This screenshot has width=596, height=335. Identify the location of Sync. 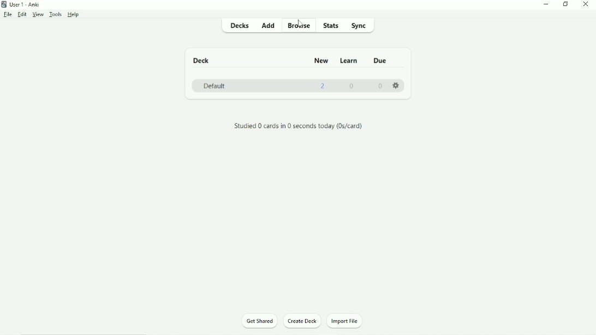
(359, 26).